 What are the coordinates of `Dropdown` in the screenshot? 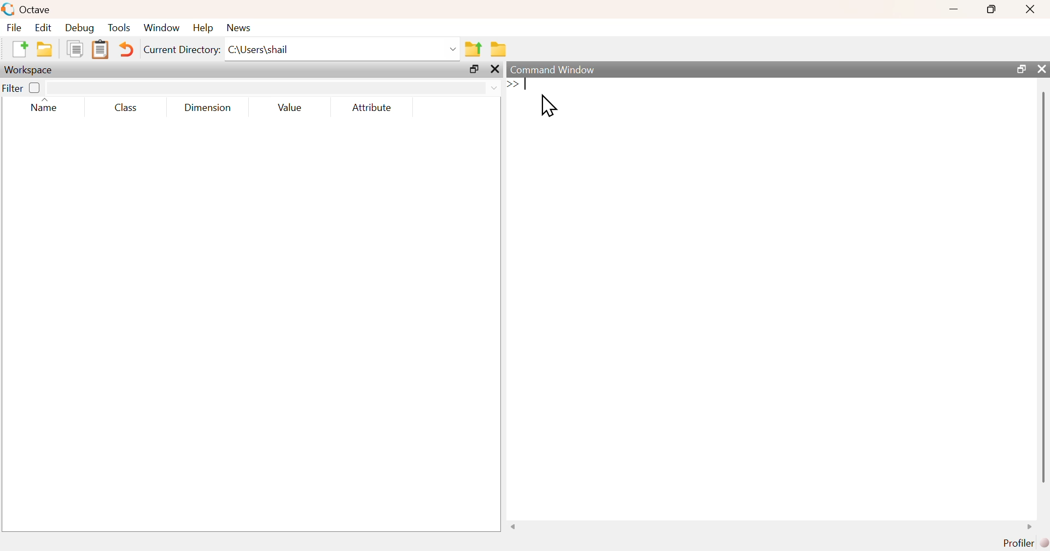 It's located at (454, 50).